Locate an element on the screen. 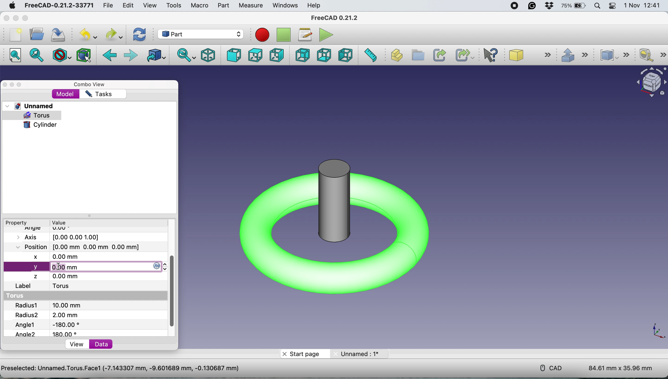 This screenshot has width=668, height=379. cube is located at coordinates (532, 55).